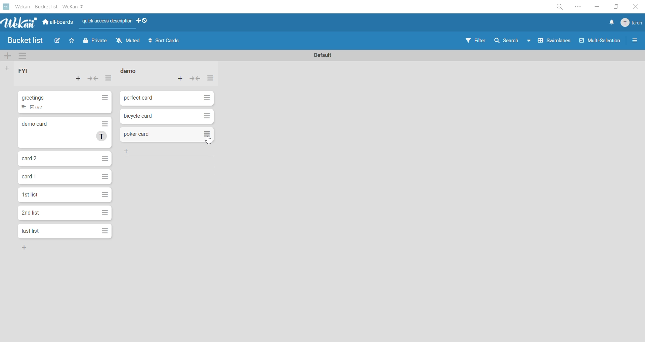 The image size is (645, 342). What do you see at coordinates (94, 79) in the screenshot?
I see `collapse` at bounding box center [94, 79].